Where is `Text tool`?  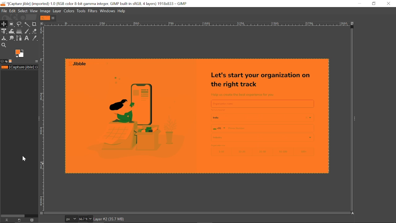
Text tool is located at coordinates (27, 38).